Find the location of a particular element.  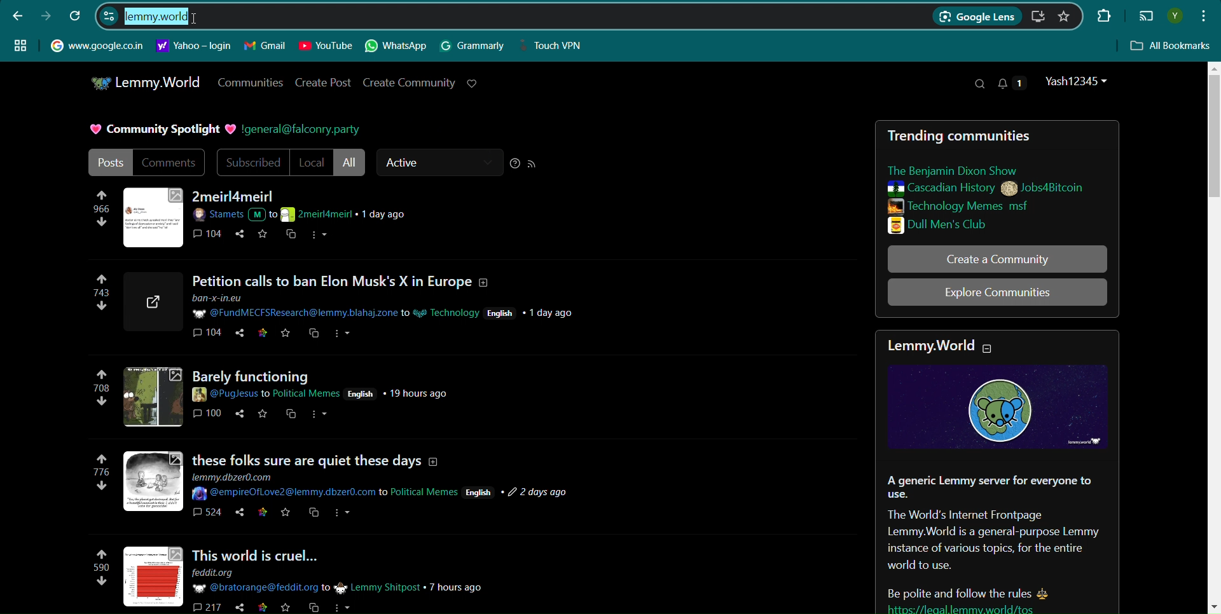

Display on another screen is located at coordinates (1146, 17).